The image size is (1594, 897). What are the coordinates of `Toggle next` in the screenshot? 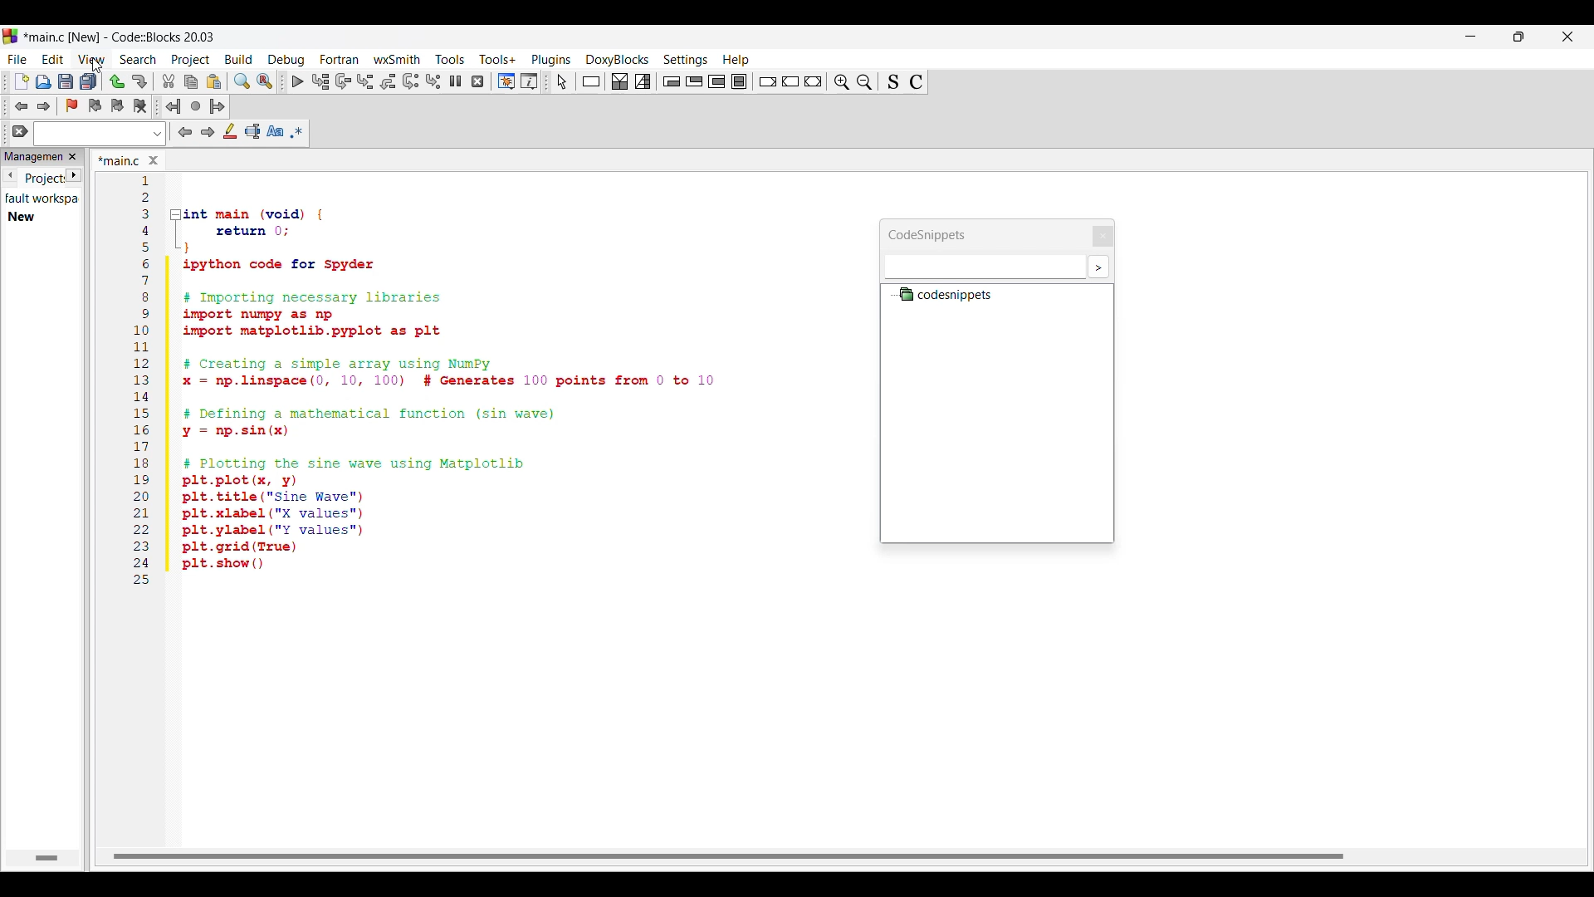 It's located at (117, 106).